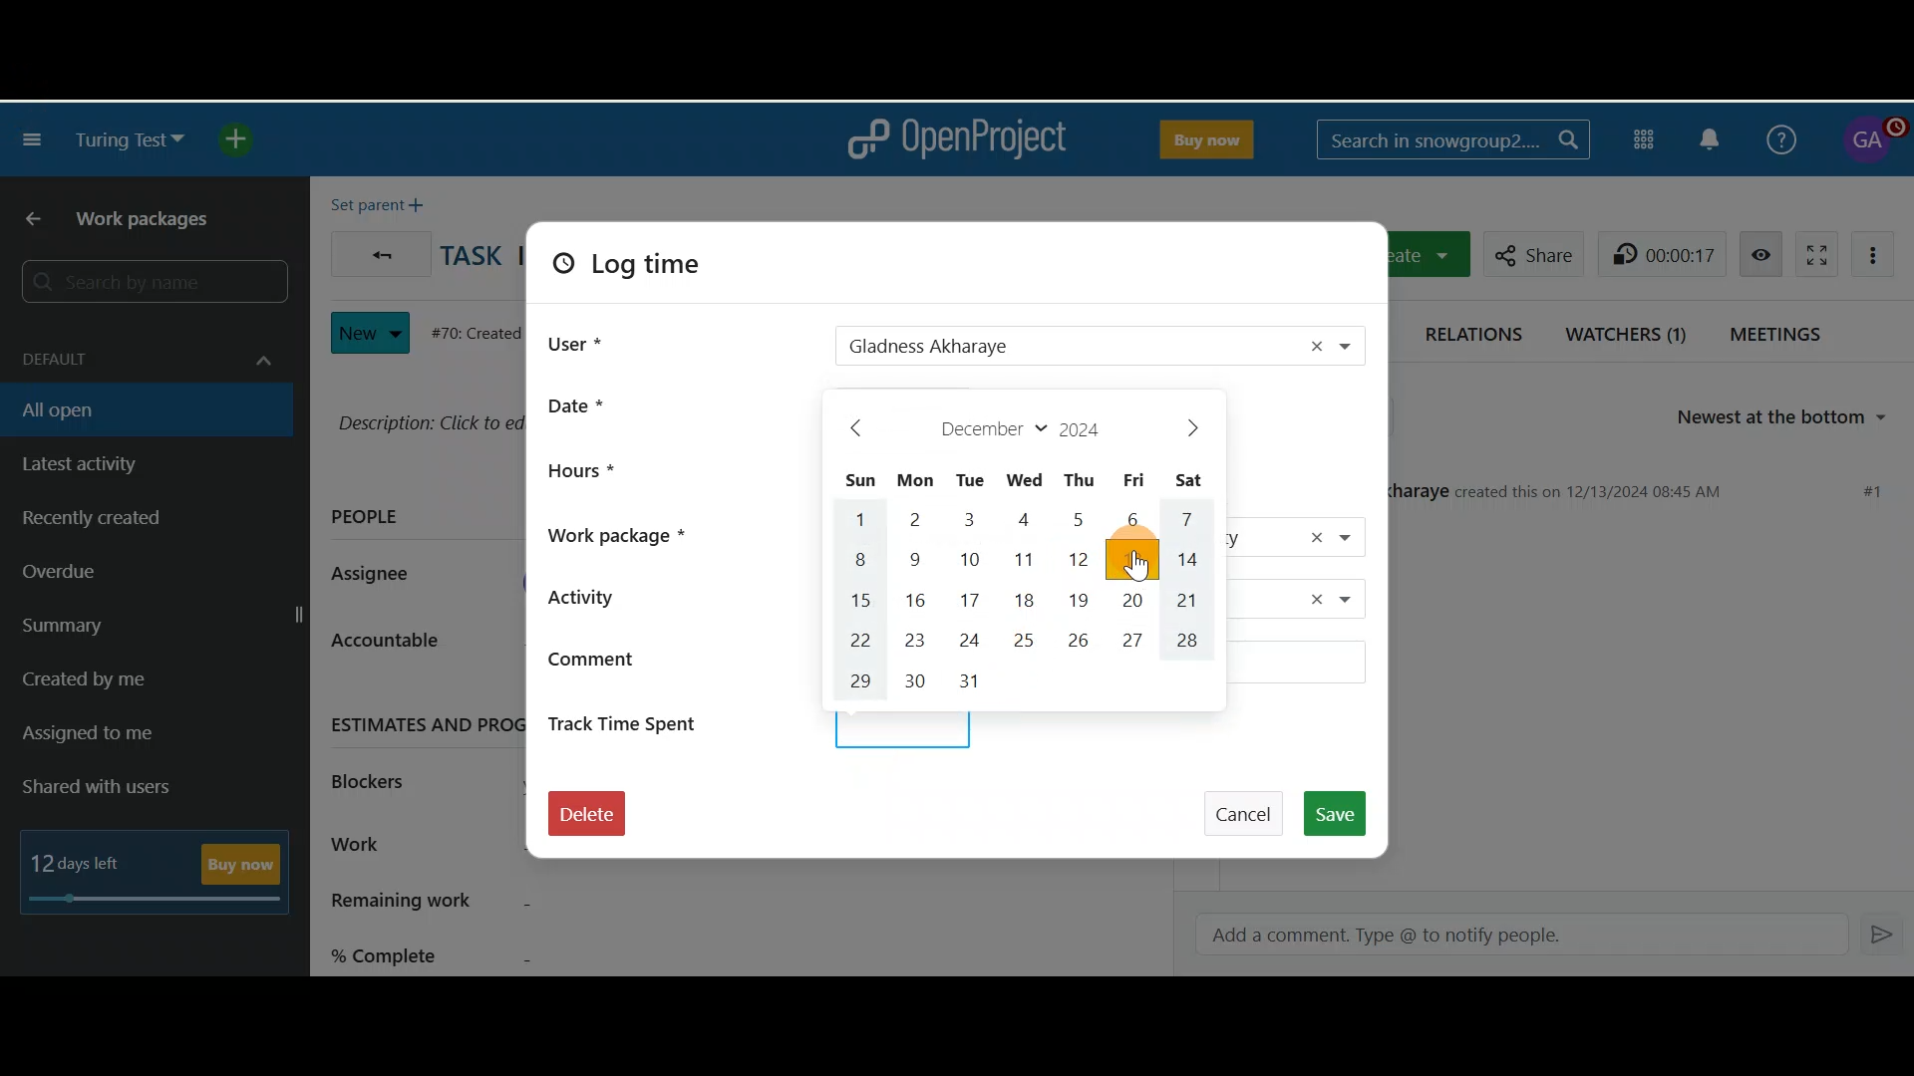  Describe the element at coordinates (383, 200) in the screenshot. I see `Set parent +` at that location.